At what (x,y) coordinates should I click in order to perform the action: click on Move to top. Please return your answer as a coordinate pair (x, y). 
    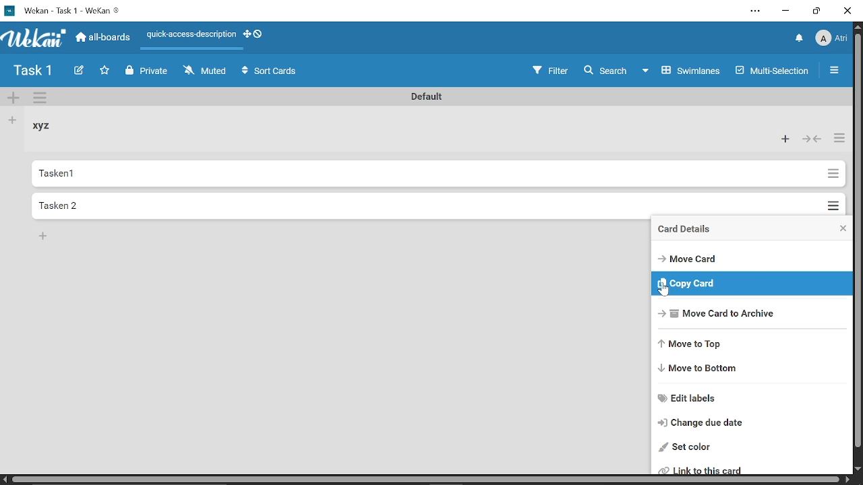
    Looking at the image, I should click on (753, 344).